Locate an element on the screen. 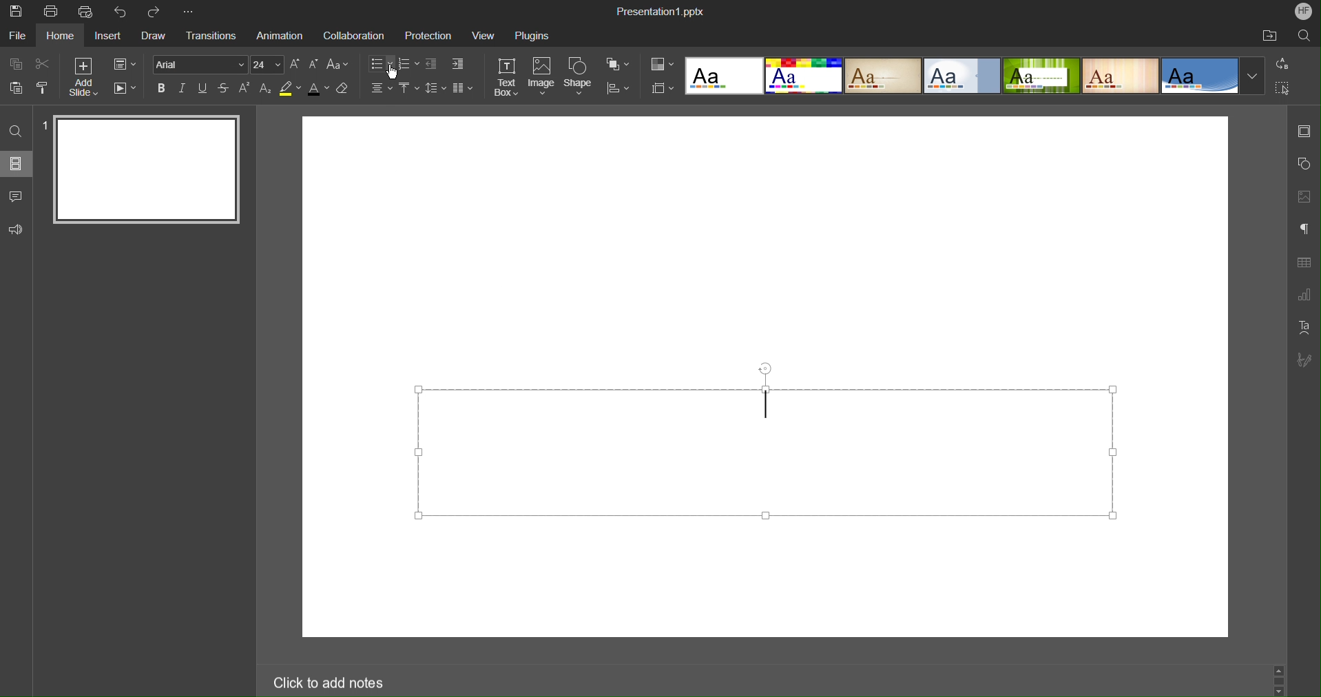 Image resolution: width=1321 pixels, height=697 pixels. scrollbar is located at coordinates (1278, 680).